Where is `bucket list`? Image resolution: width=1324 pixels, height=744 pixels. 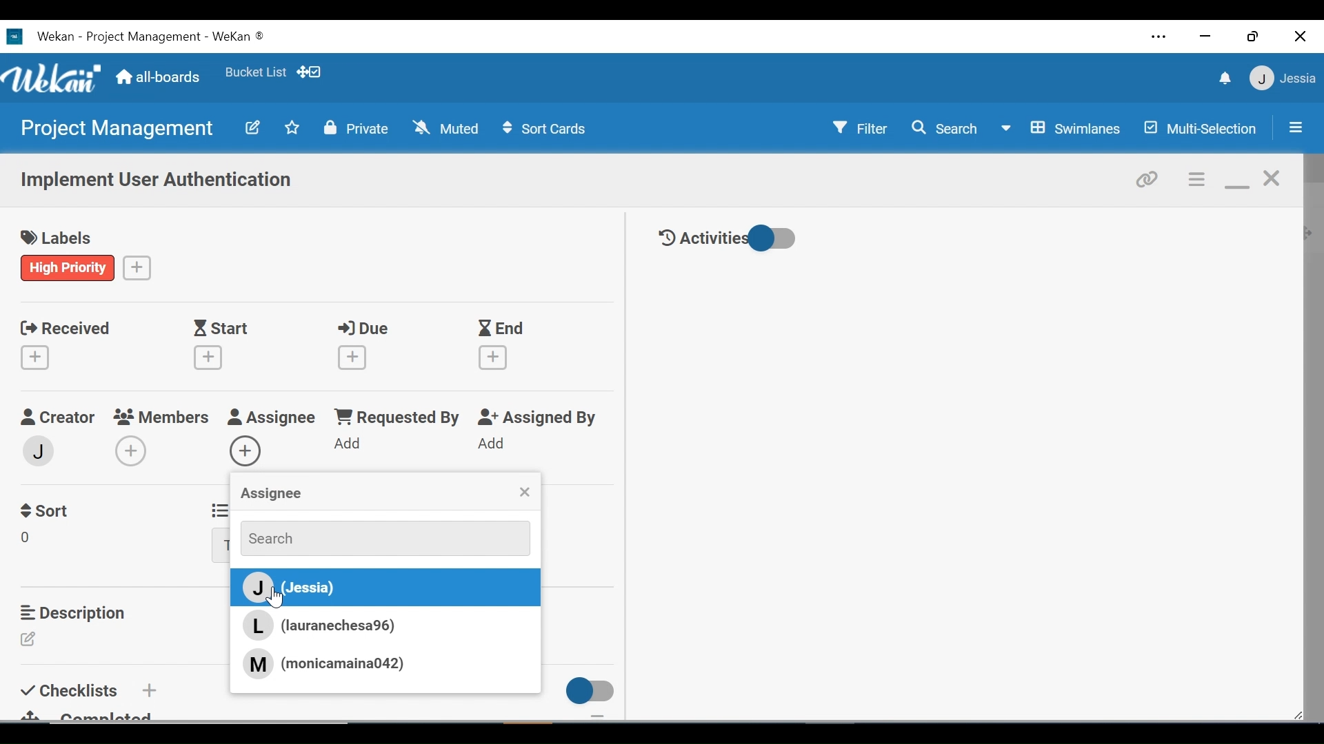
bucket list is located at coordinates (255, 72).